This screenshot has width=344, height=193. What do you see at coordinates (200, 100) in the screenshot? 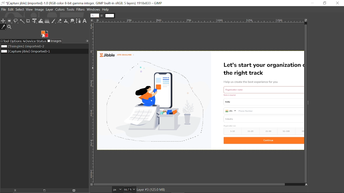
I see `Current image` at bounding box center [200, 100].